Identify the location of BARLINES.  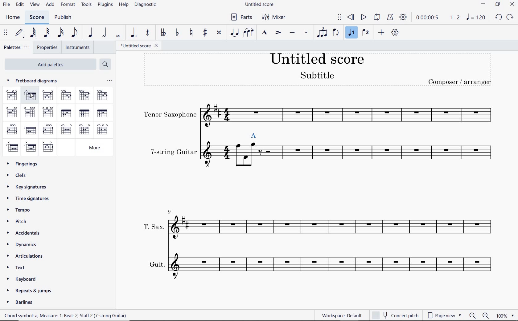
(22, 303).